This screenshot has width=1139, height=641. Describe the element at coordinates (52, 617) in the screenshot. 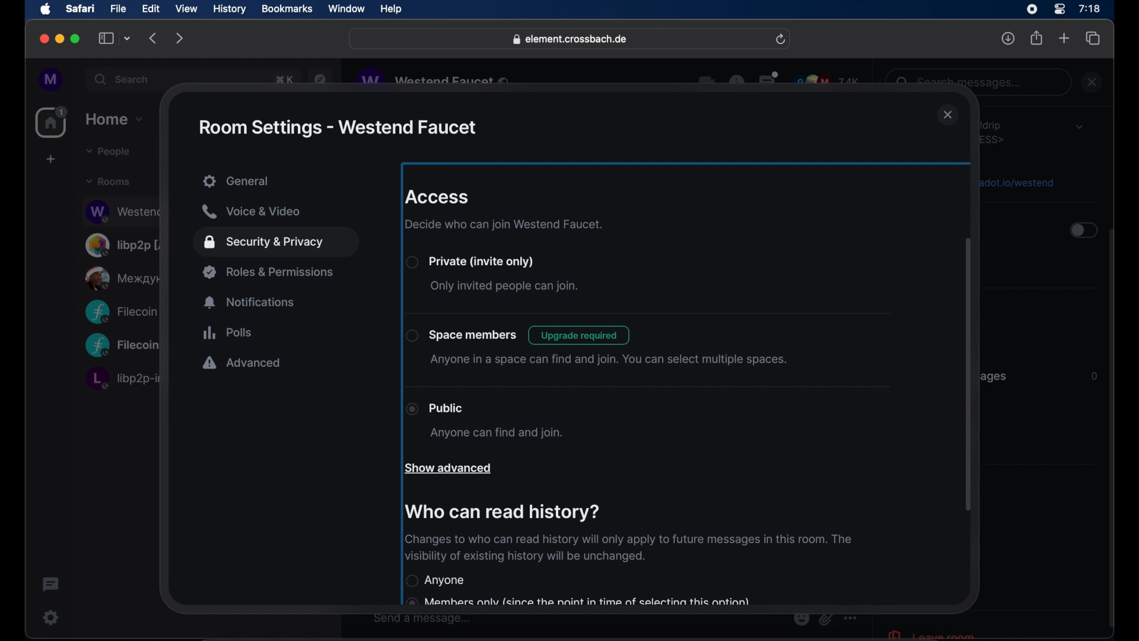

I see `settings` at that location.